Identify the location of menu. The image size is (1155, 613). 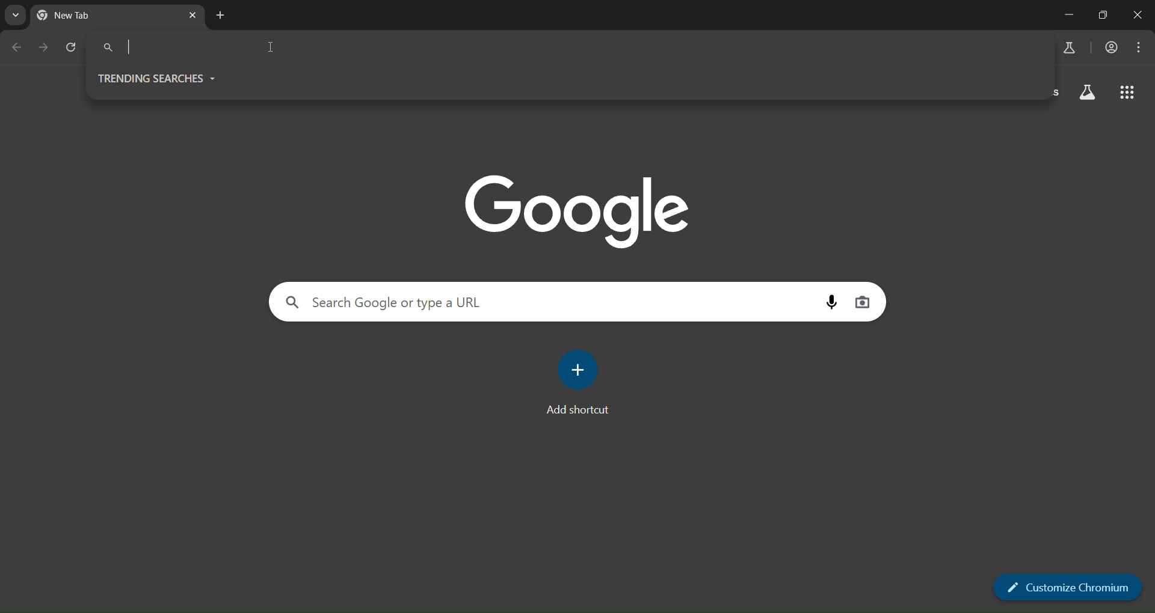
(1141, 47).